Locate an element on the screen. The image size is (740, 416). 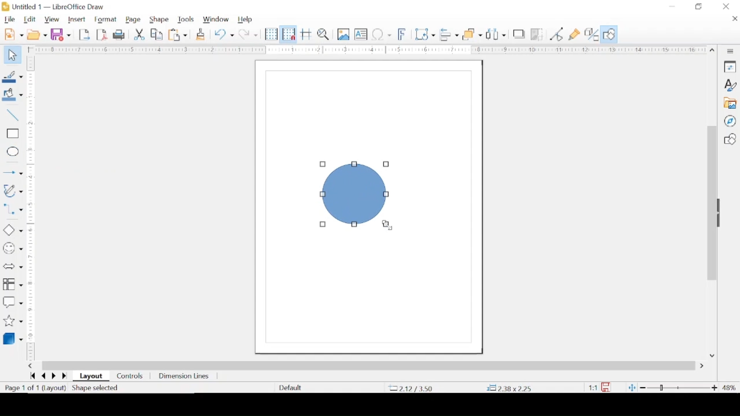
ellipse is located at coordinates (11, 151).